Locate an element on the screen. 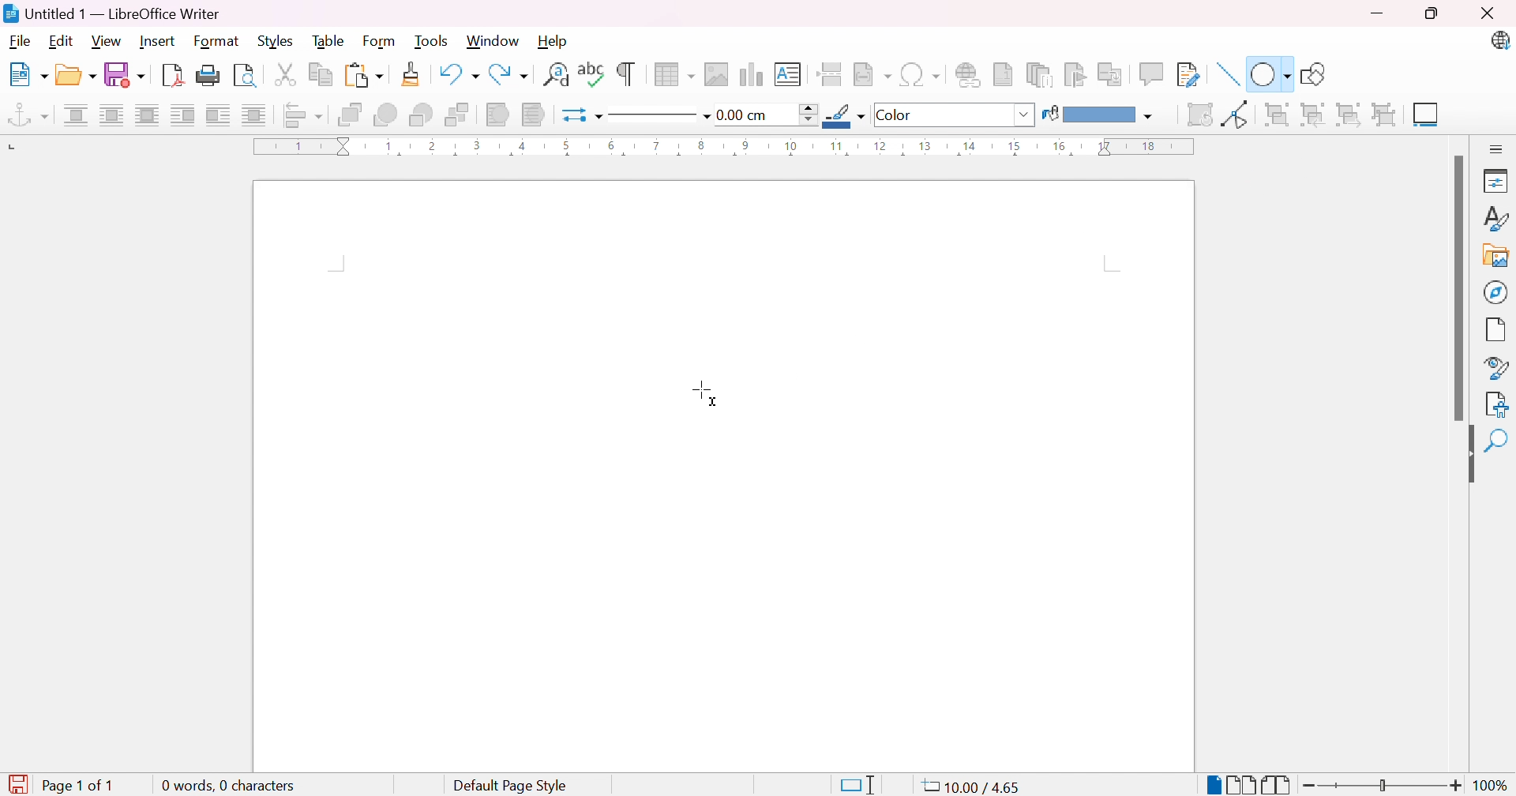  To background is located at coordinates (534, 115).